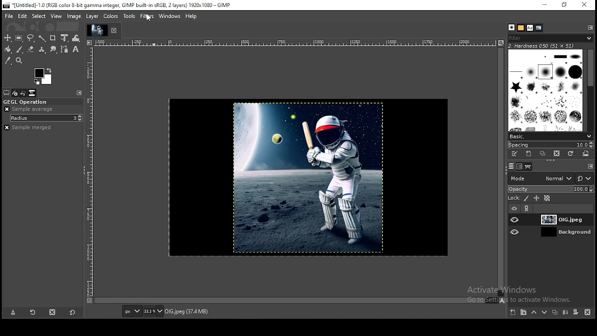  Describe the element at coordinates (515, 155) in the screenshot. I see `edit this brush` at that location.